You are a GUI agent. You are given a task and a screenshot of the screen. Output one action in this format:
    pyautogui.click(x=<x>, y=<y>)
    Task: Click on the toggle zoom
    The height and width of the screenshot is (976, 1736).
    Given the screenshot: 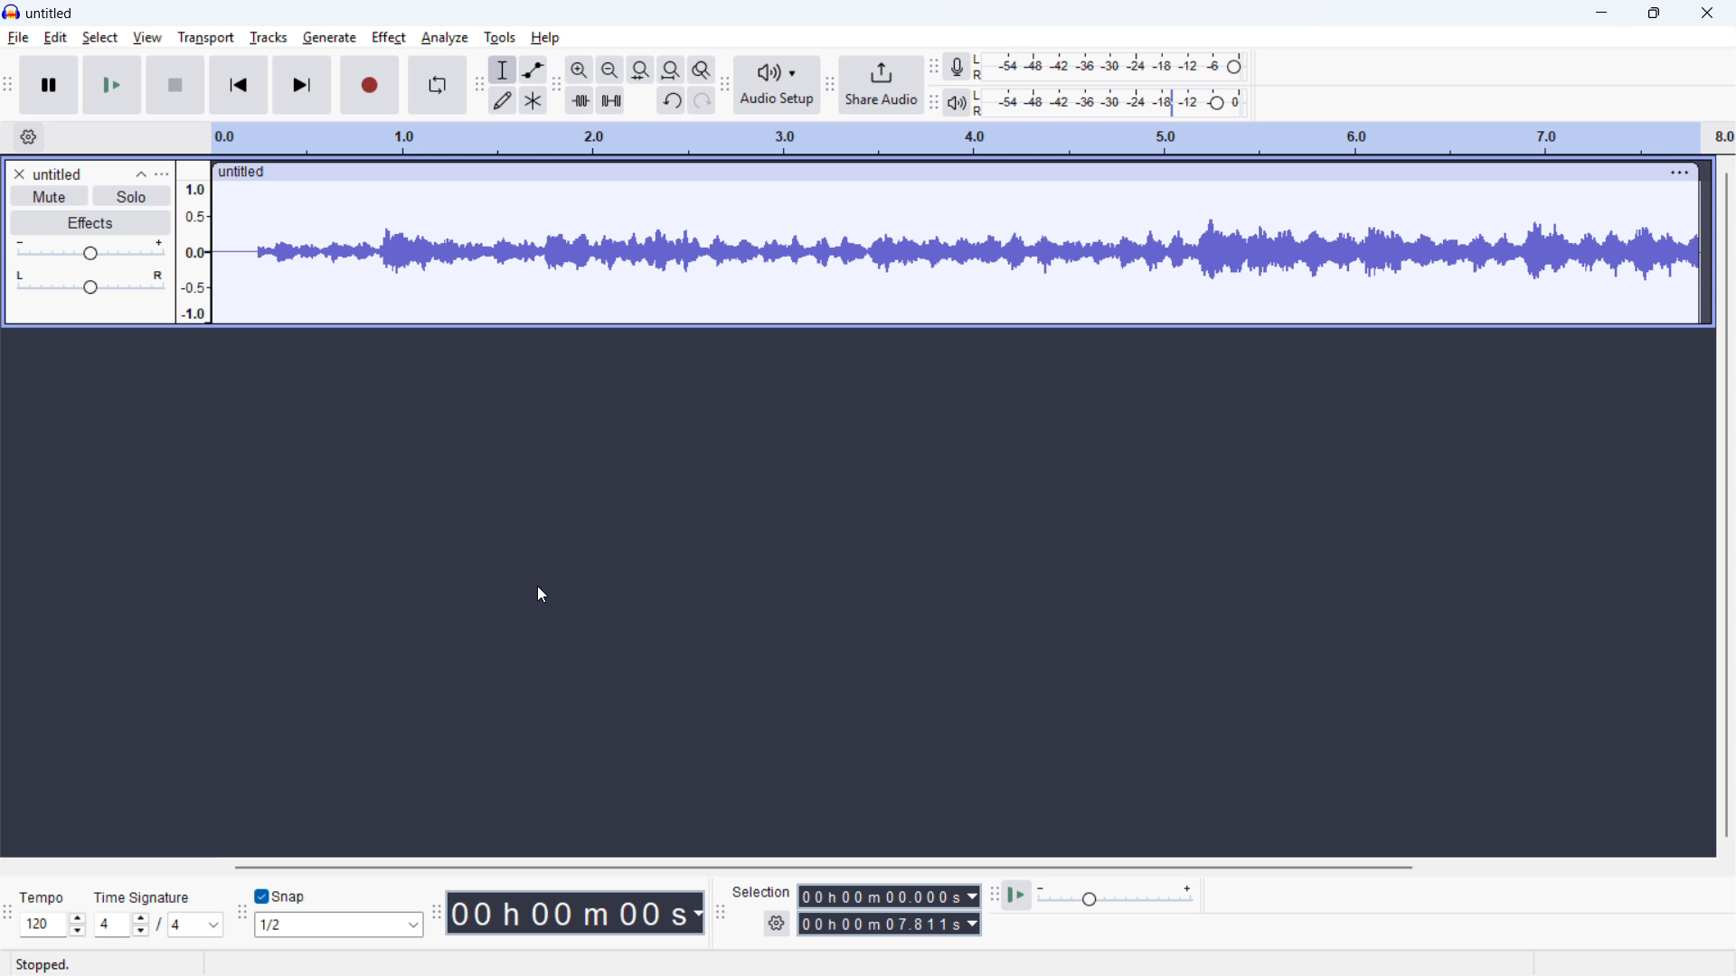 What is the action you would take?
    pyautogui.click(x=702, y=70)
    